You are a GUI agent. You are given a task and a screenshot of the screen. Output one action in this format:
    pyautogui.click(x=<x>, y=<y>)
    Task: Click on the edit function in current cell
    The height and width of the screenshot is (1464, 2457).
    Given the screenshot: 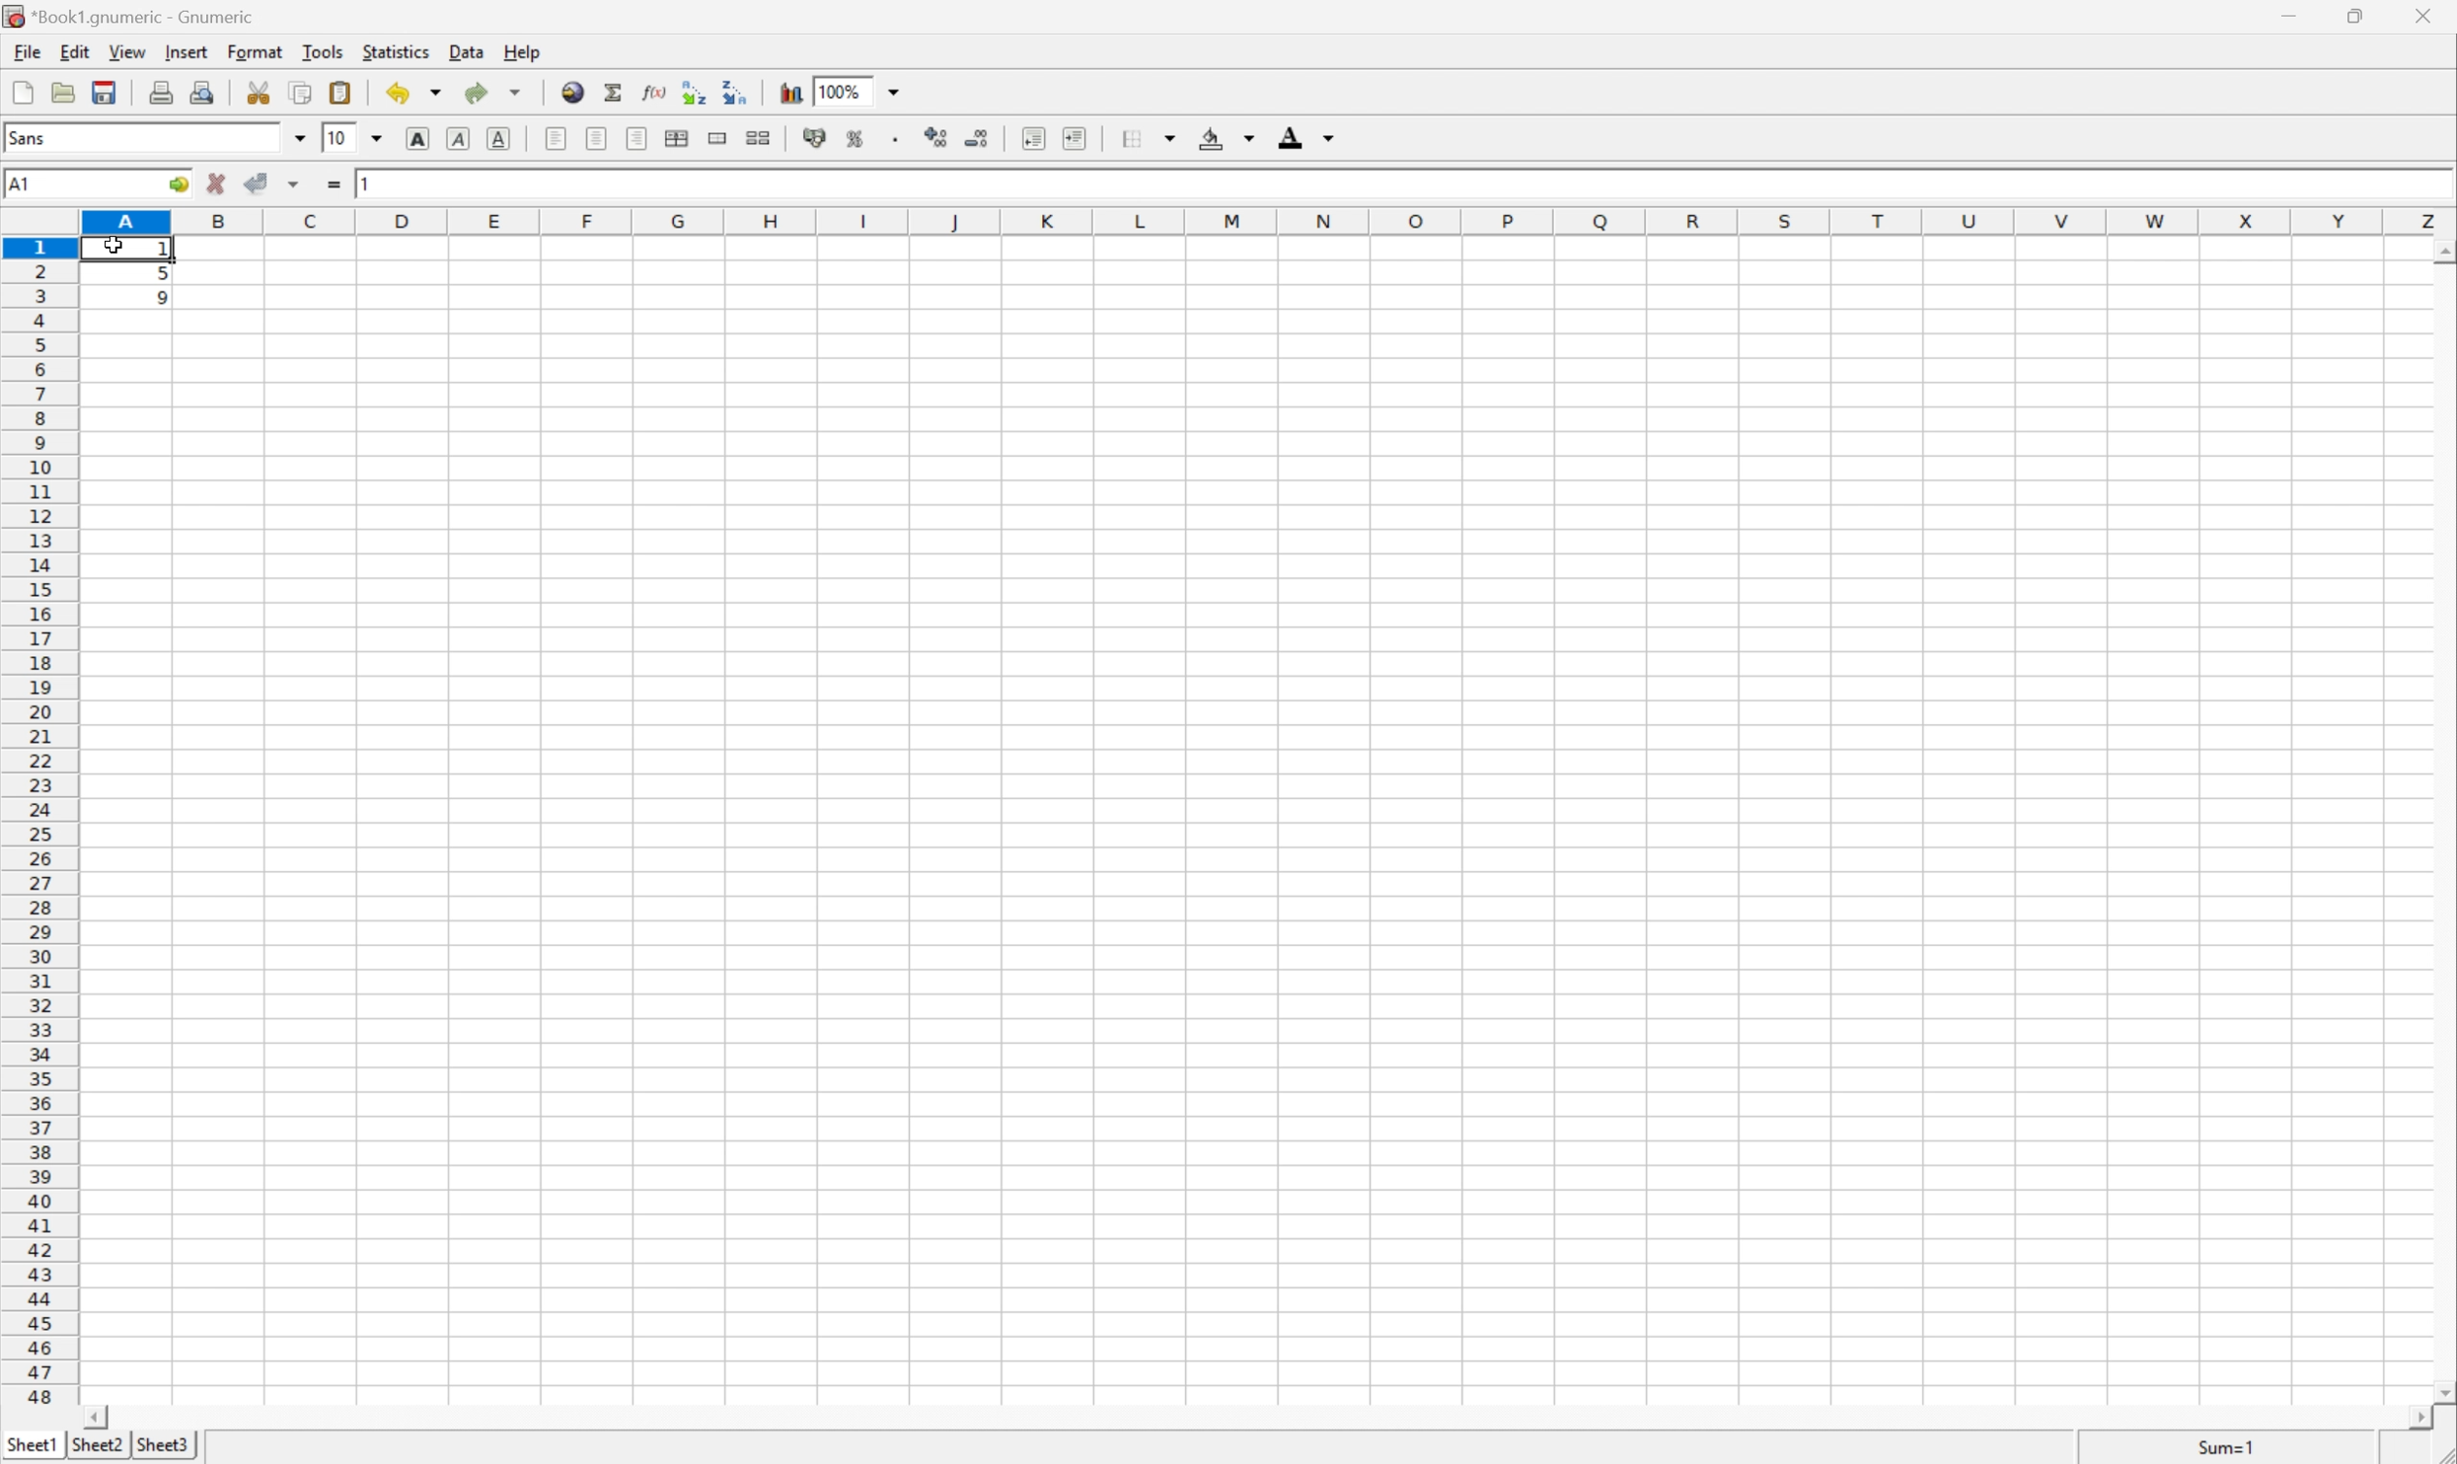 What is the action you would take?
    pyautogui.click(x=656, y=90)
    